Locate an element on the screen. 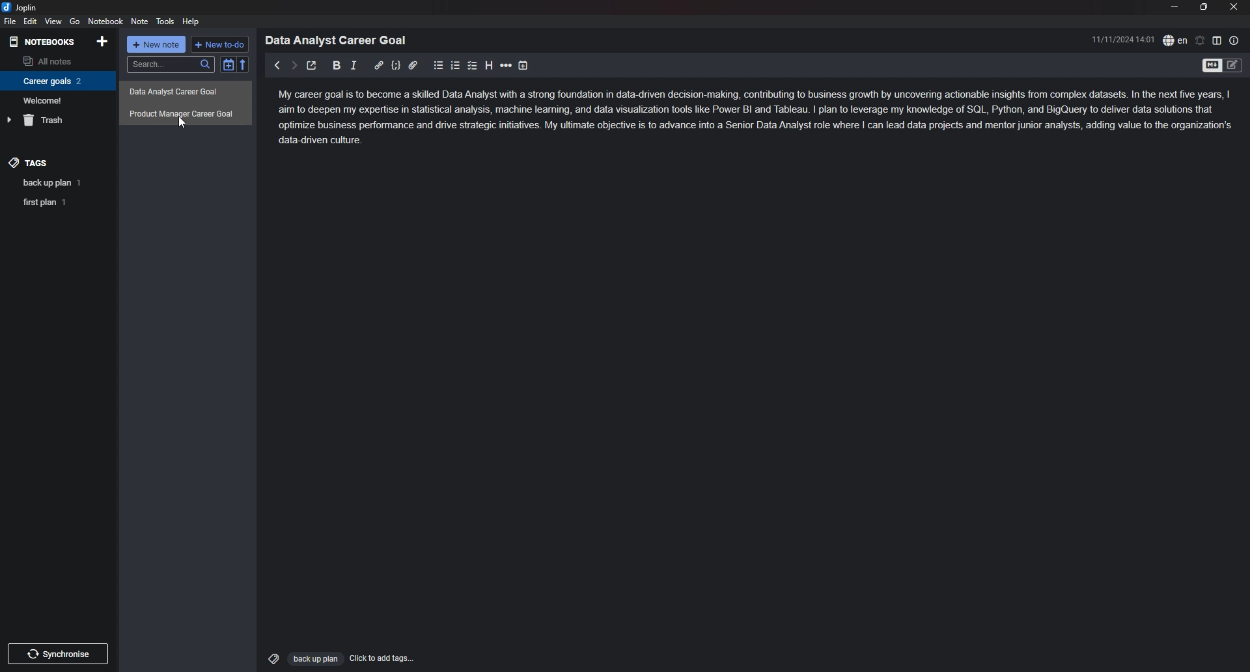  heading is located at coordinates (489, 66).